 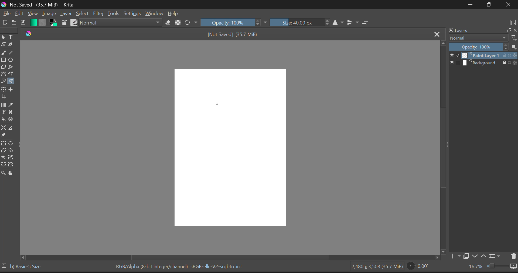 What do you see at coordinates (13, 143) in the screenshot?
I see `Circular Selection` at bounding box center [13, 143].